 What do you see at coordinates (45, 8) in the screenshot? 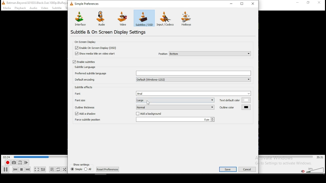
I see `video` at bounding box center [45, 8].